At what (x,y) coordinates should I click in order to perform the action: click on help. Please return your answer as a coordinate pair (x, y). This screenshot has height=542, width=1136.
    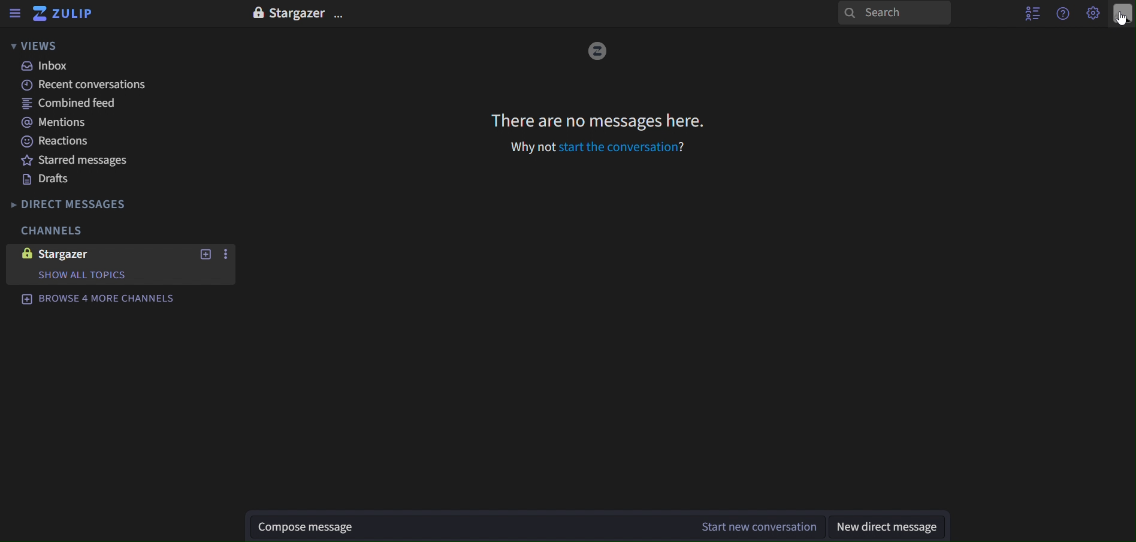
    Looking at the image, I should click on (1064, 15).